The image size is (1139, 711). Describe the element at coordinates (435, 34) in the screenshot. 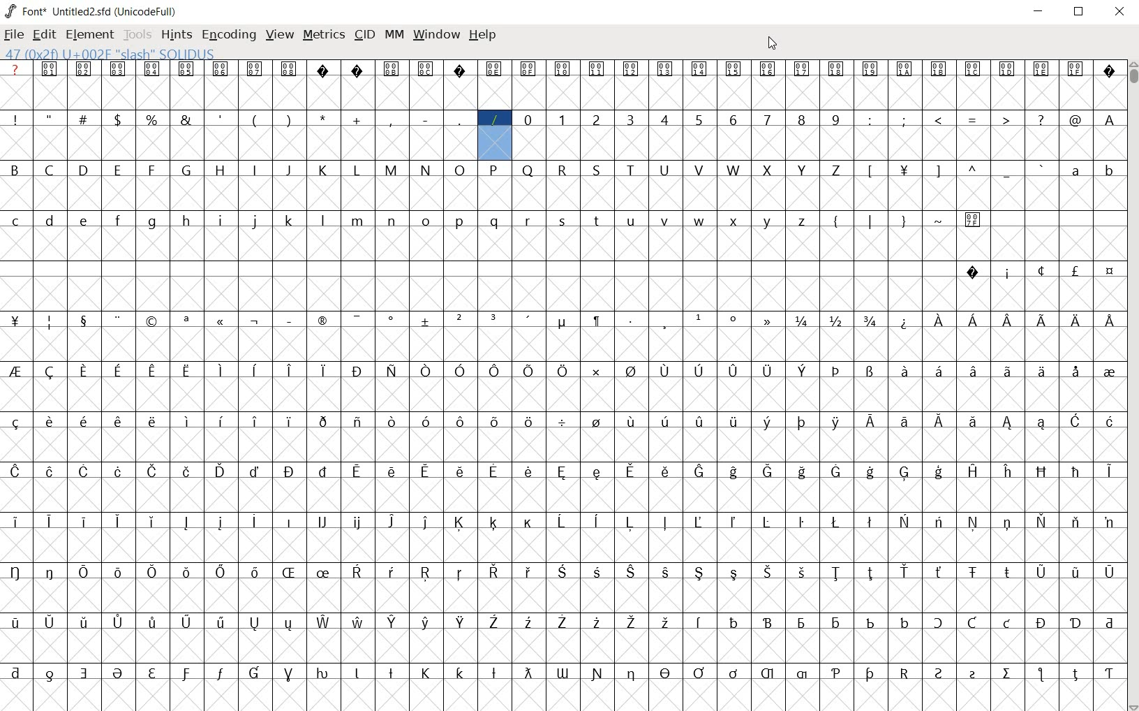

I see `WINDOW` at that location.